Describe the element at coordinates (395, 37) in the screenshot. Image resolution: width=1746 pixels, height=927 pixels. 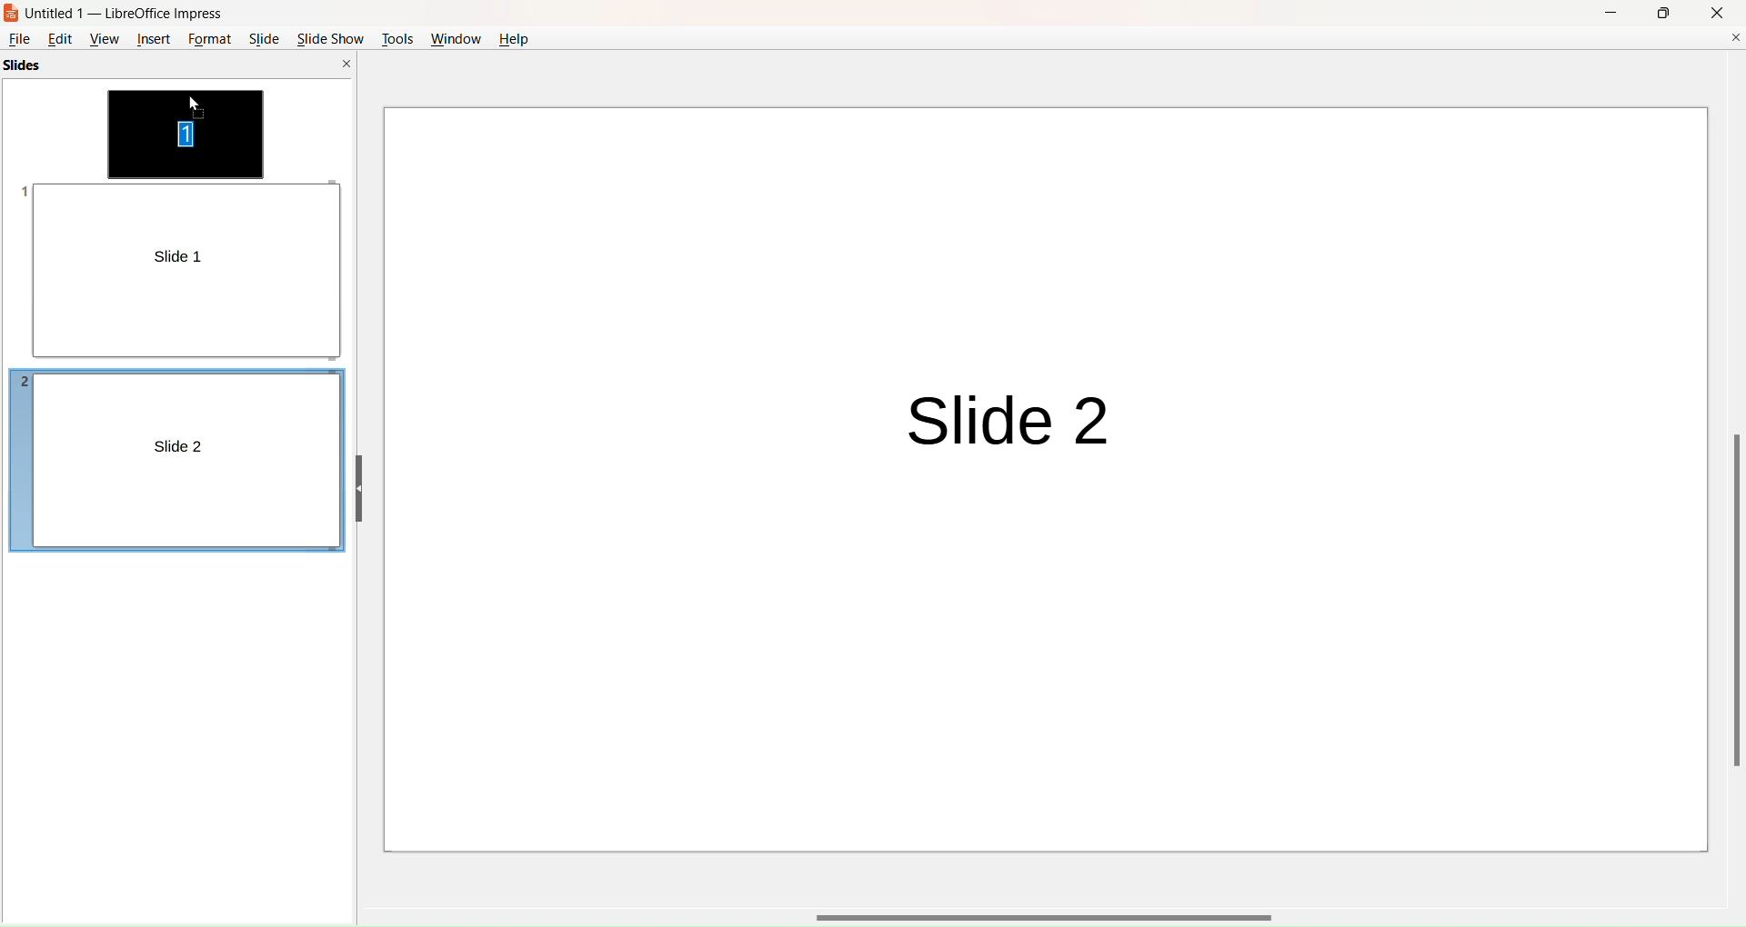
I see `tools` at that location.